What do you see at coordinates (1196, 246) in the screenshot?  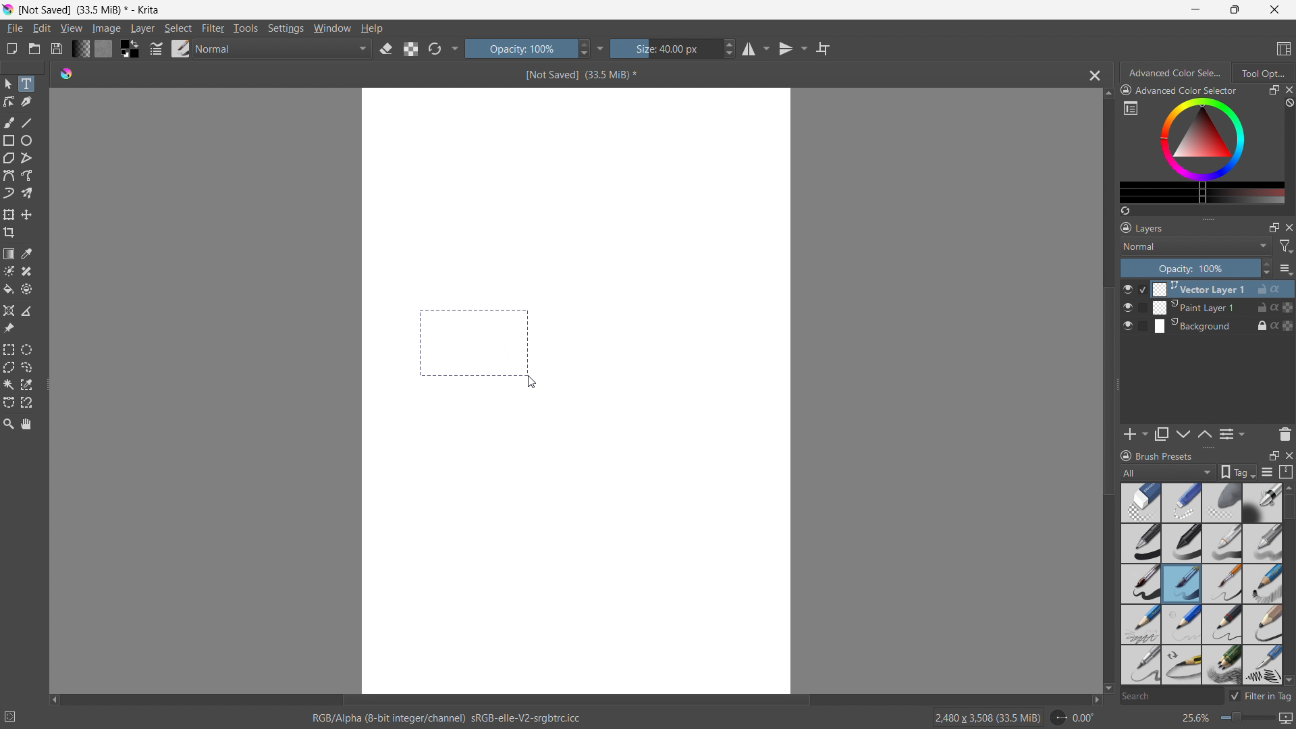 I see `blending mode` at bounding box center [1196, 246].